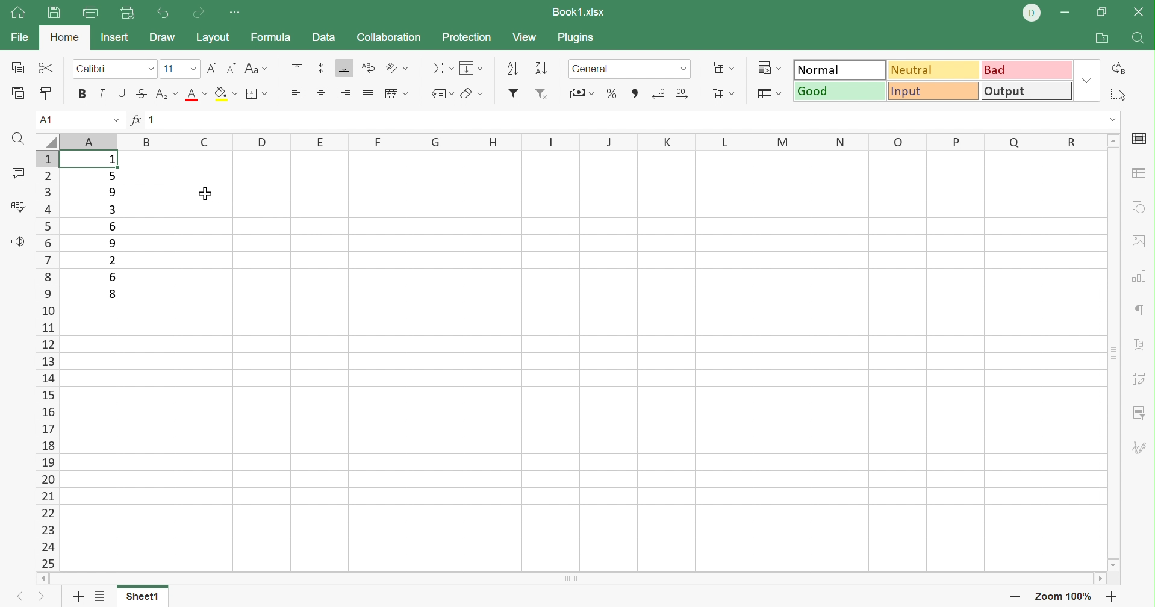 The width and height of the screenshot is (1155, 607). What do you see at coordinates (1101, 578) in the screenshot?
I see `Scroll Right` at bounding box center [1101, 578].